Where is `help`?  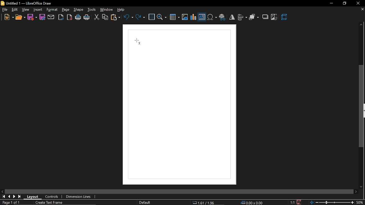 help is located at coordinates (122, 10).